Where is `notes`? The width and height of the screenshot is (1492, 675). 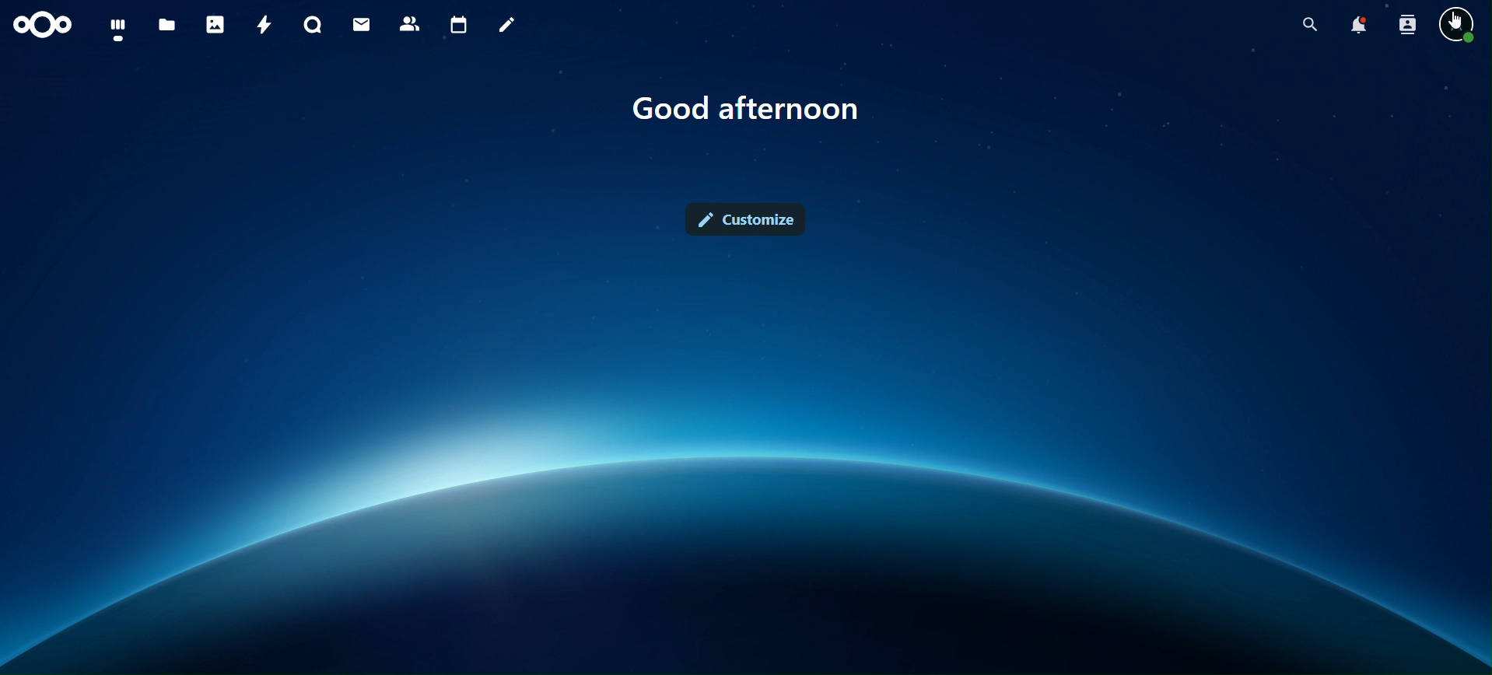
notes is located at coordinates (507, 23).